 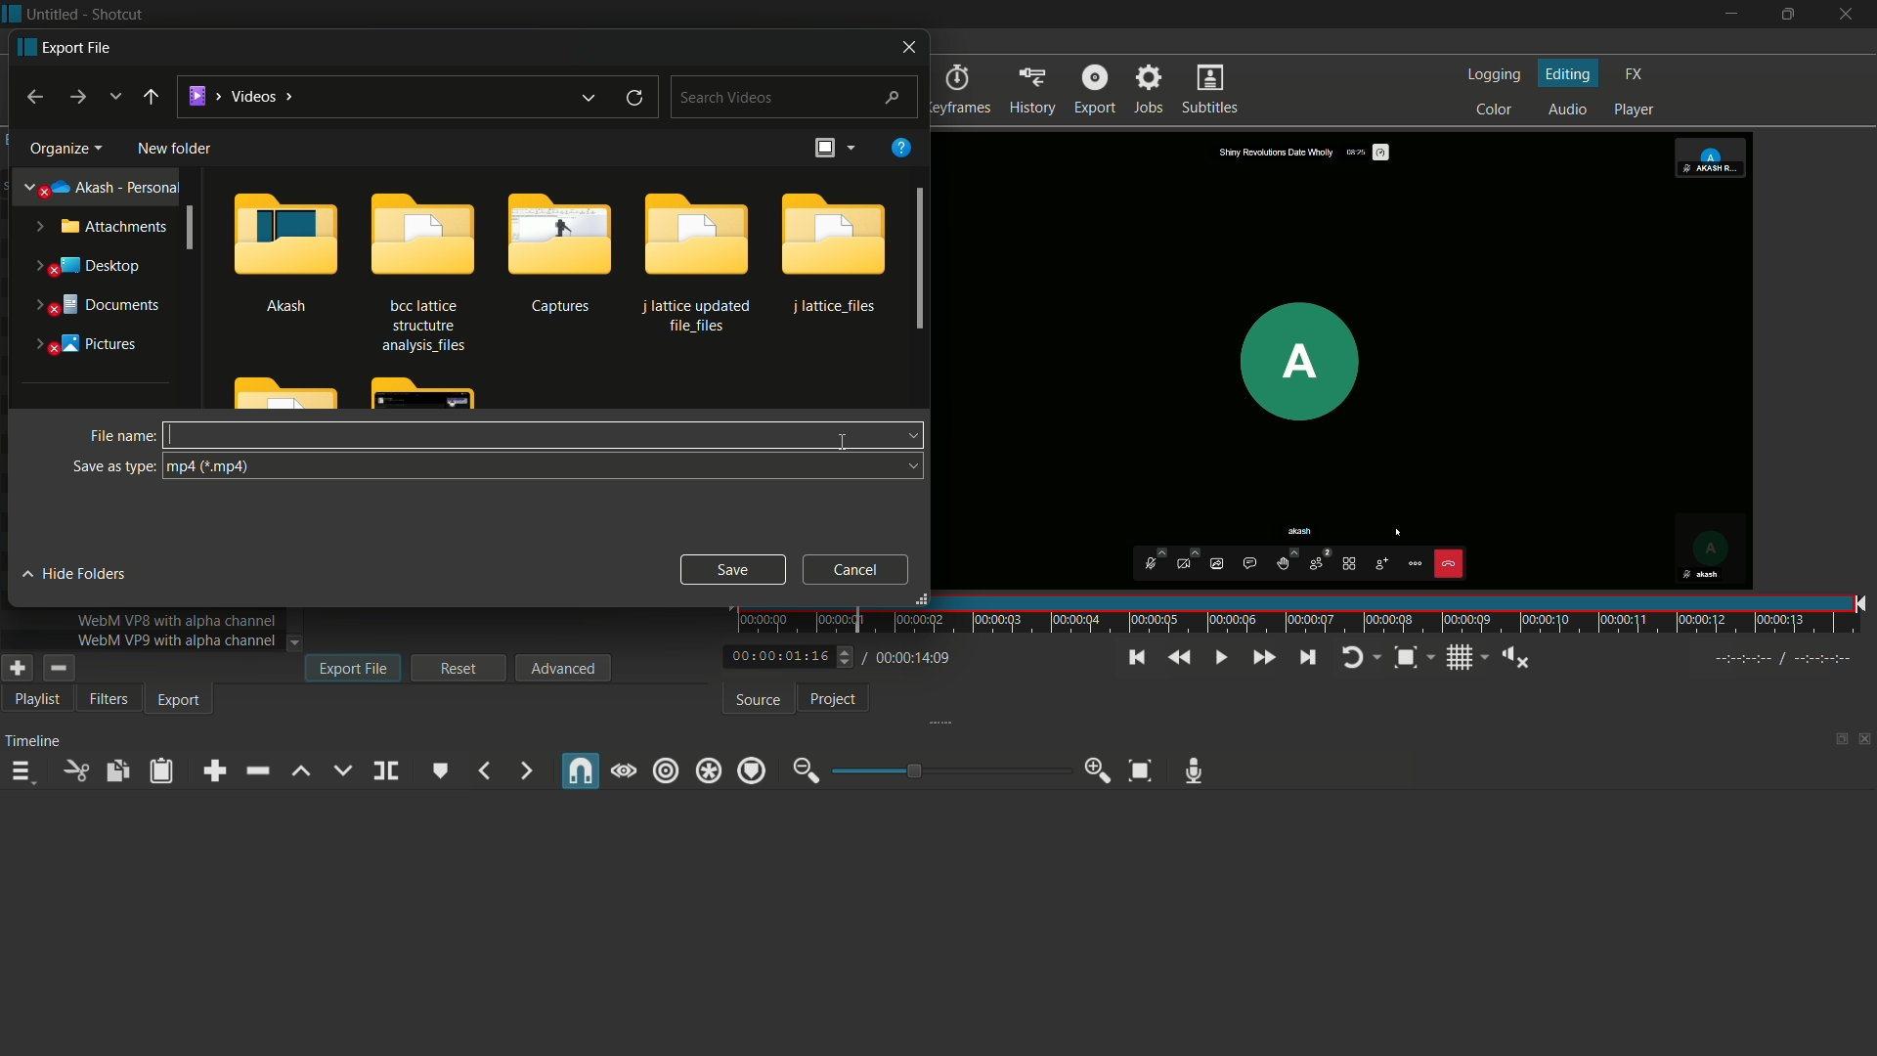 What do you see at coordinates (109, 698) in the screenshot?
I see `filters` at bounding box center [109, 698].